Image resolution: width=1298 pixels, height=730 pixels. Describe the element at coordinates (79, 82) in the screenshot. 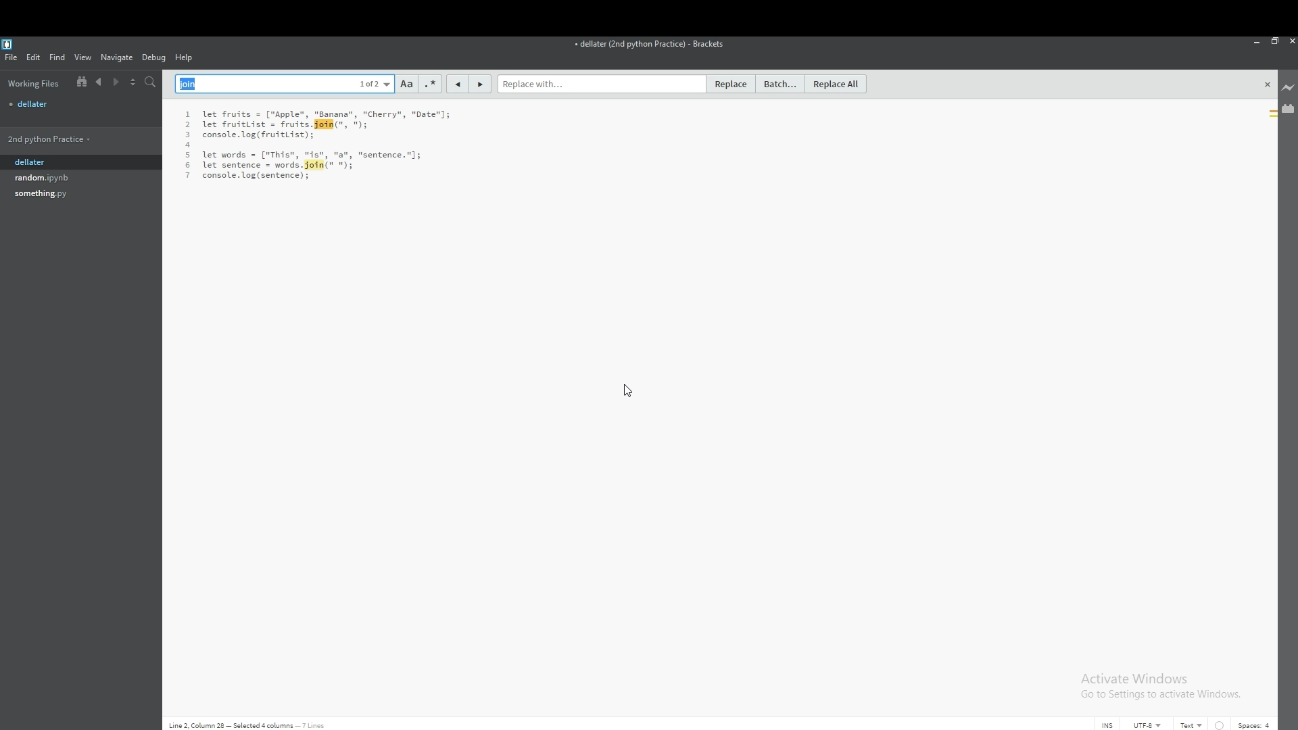

I see `show in file tree` at that location.